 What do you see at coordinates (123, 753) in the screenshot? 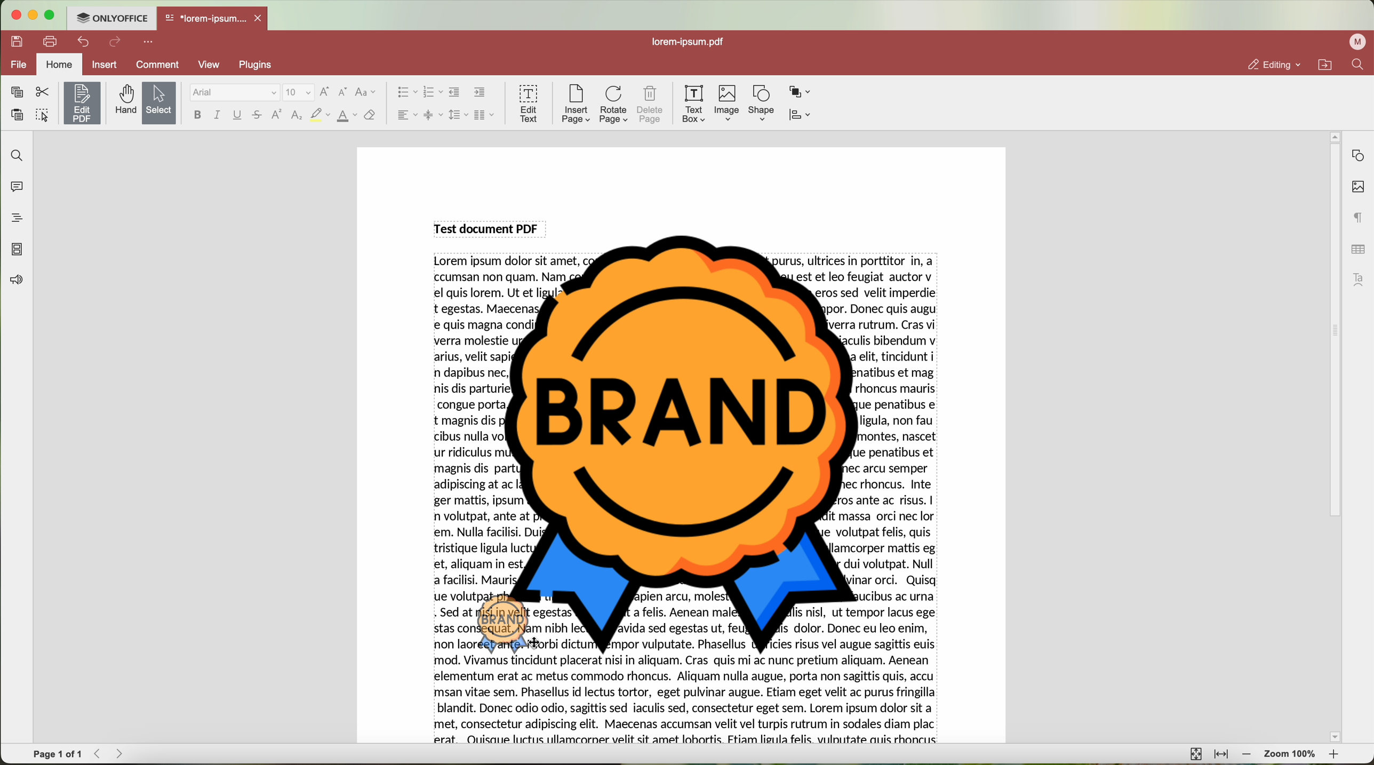
I see `Forward` at bounding box center [123, 753].